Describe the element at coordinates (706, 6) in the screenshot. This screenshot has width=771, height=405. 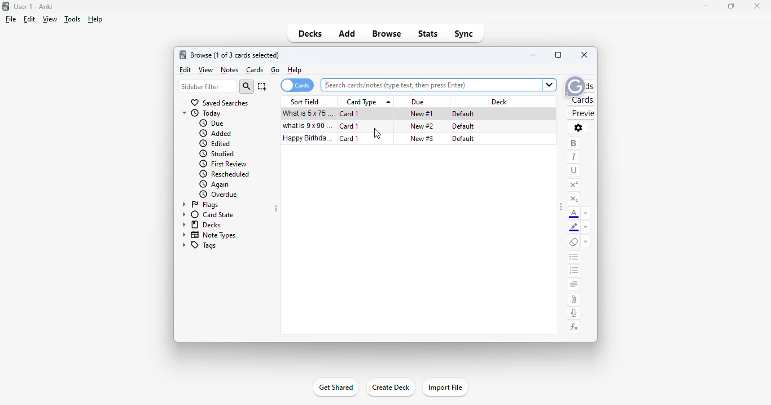
I see `minimize` at that location.